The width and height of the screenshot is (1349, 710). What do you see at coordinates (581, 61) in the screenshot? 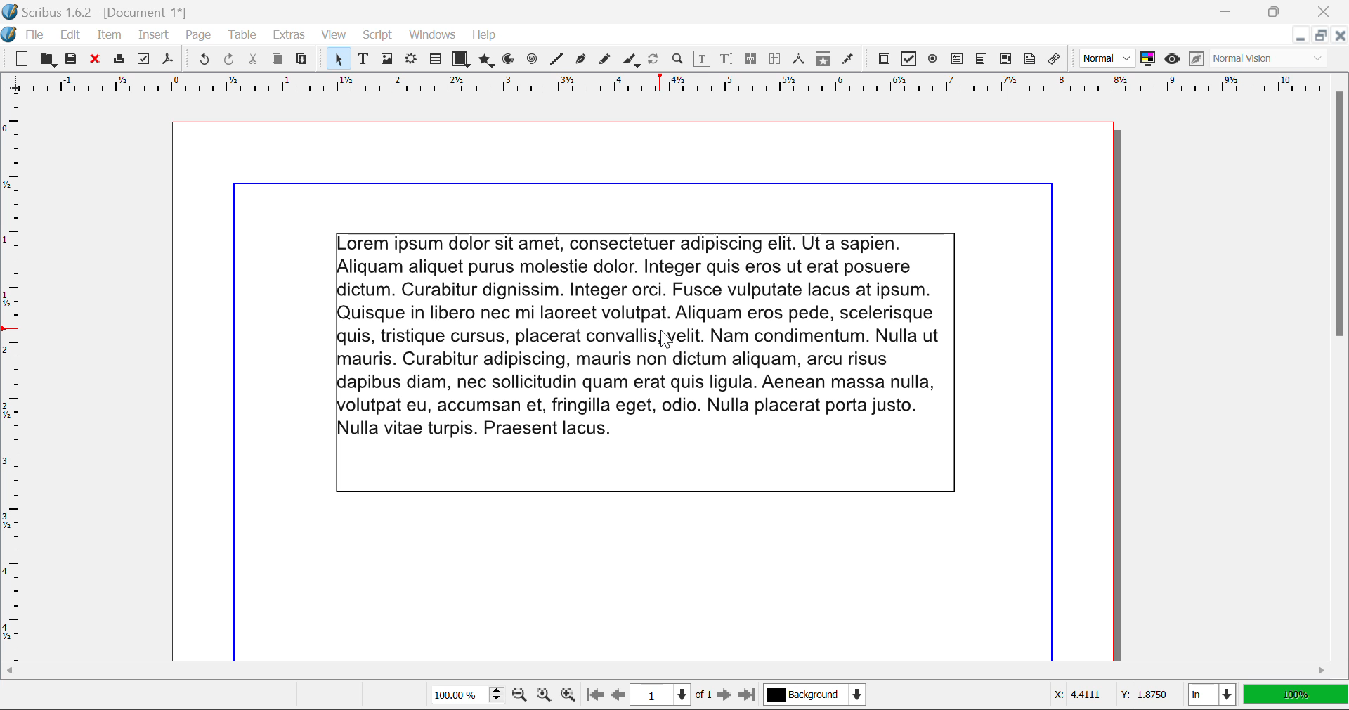
I see `Bezier Curve` at bounding box center [581, 61].